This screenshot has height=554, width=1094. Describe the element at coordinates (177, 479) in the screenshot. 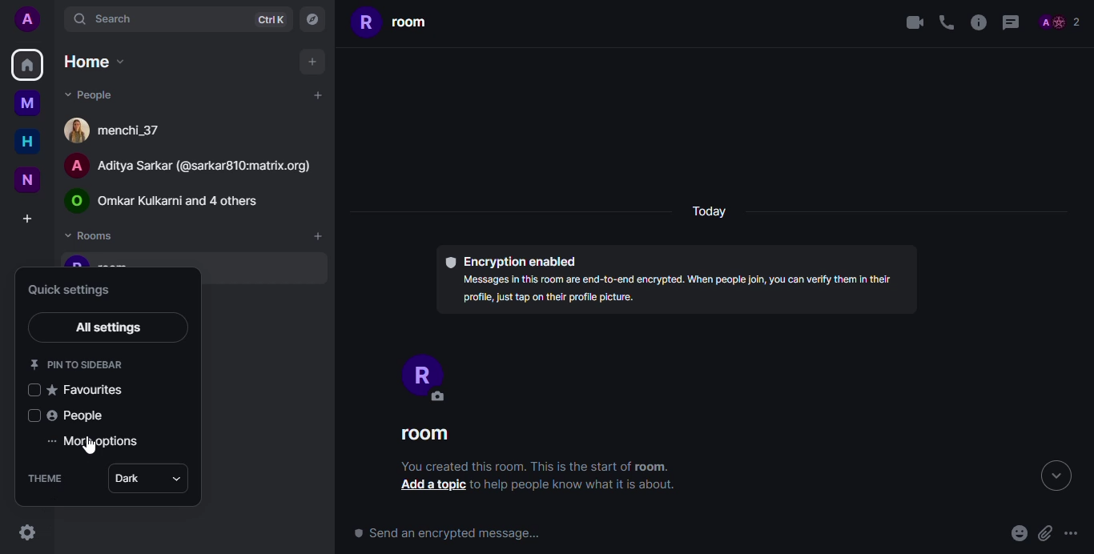

I see `drop down` at that location.